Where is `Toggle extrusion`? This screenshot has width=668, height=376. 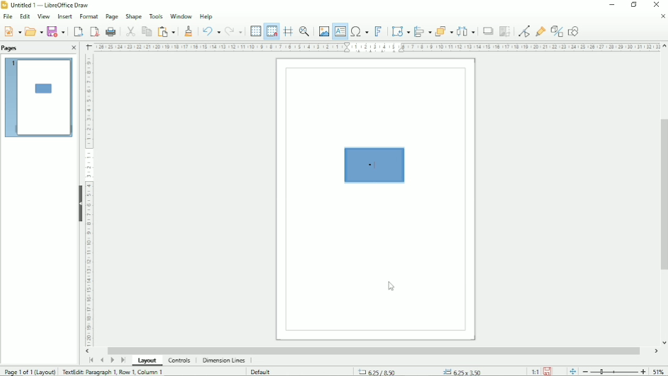
Toggle extrusion is located at coordinates (557, 31).